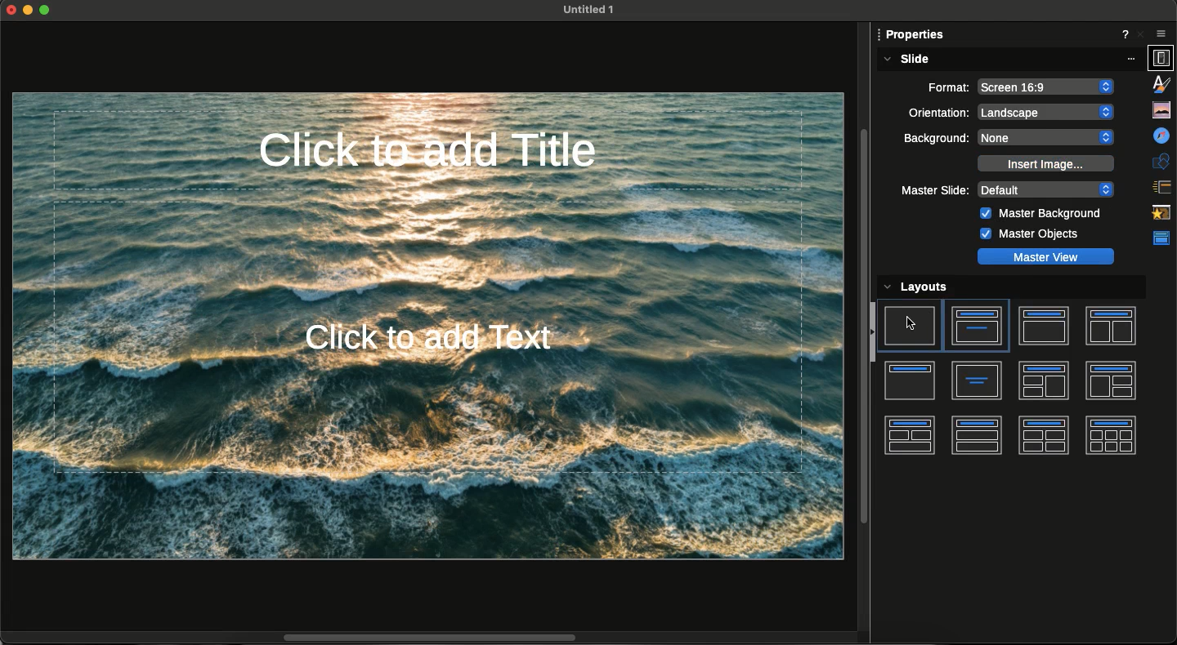 Image resolution: width=1177 pixels, height=645 pixels. What do you see at coordinates (934, 191) in the screenshot?
I see `Master slide` at bounding box center [934, 191].